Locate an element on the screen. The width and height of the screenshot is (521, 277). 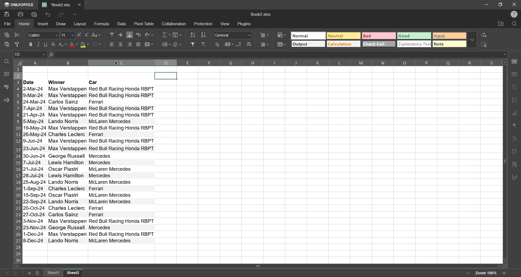
previous is located at coordinates (5, 272).